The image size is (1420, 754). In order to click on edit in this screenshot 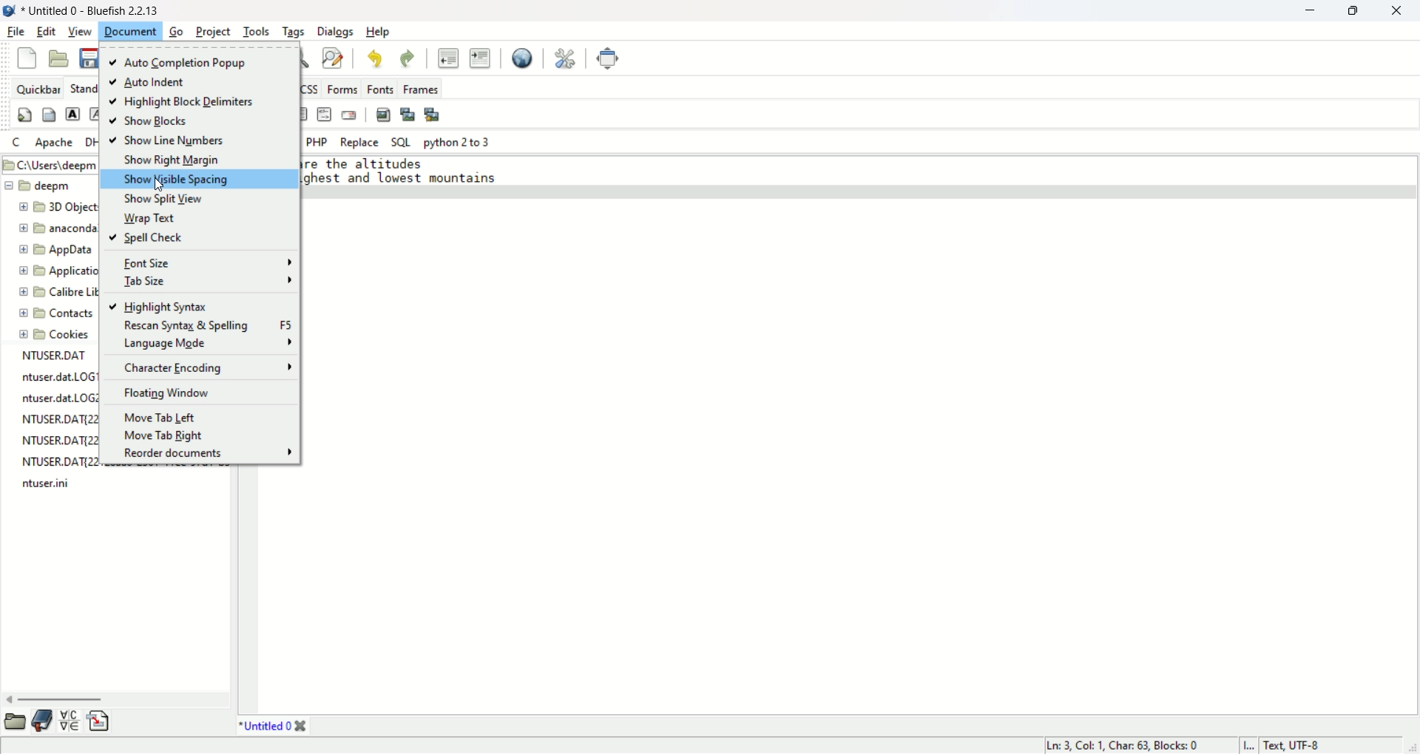, I will do `click(44, 31)`.